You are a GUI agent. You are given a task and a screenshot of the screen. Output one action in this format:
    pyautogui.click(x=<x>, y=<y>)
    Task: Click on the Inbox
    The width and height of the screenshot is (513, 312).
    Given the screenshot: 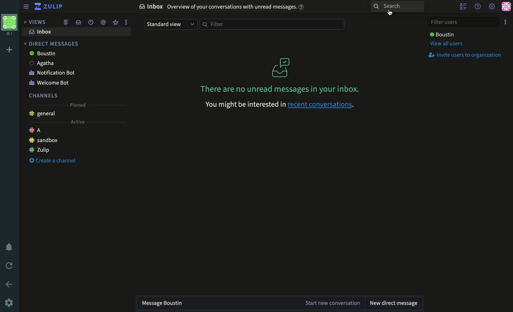 What is the action you would take?
    pyautogui.click(x=40, y=32)
    